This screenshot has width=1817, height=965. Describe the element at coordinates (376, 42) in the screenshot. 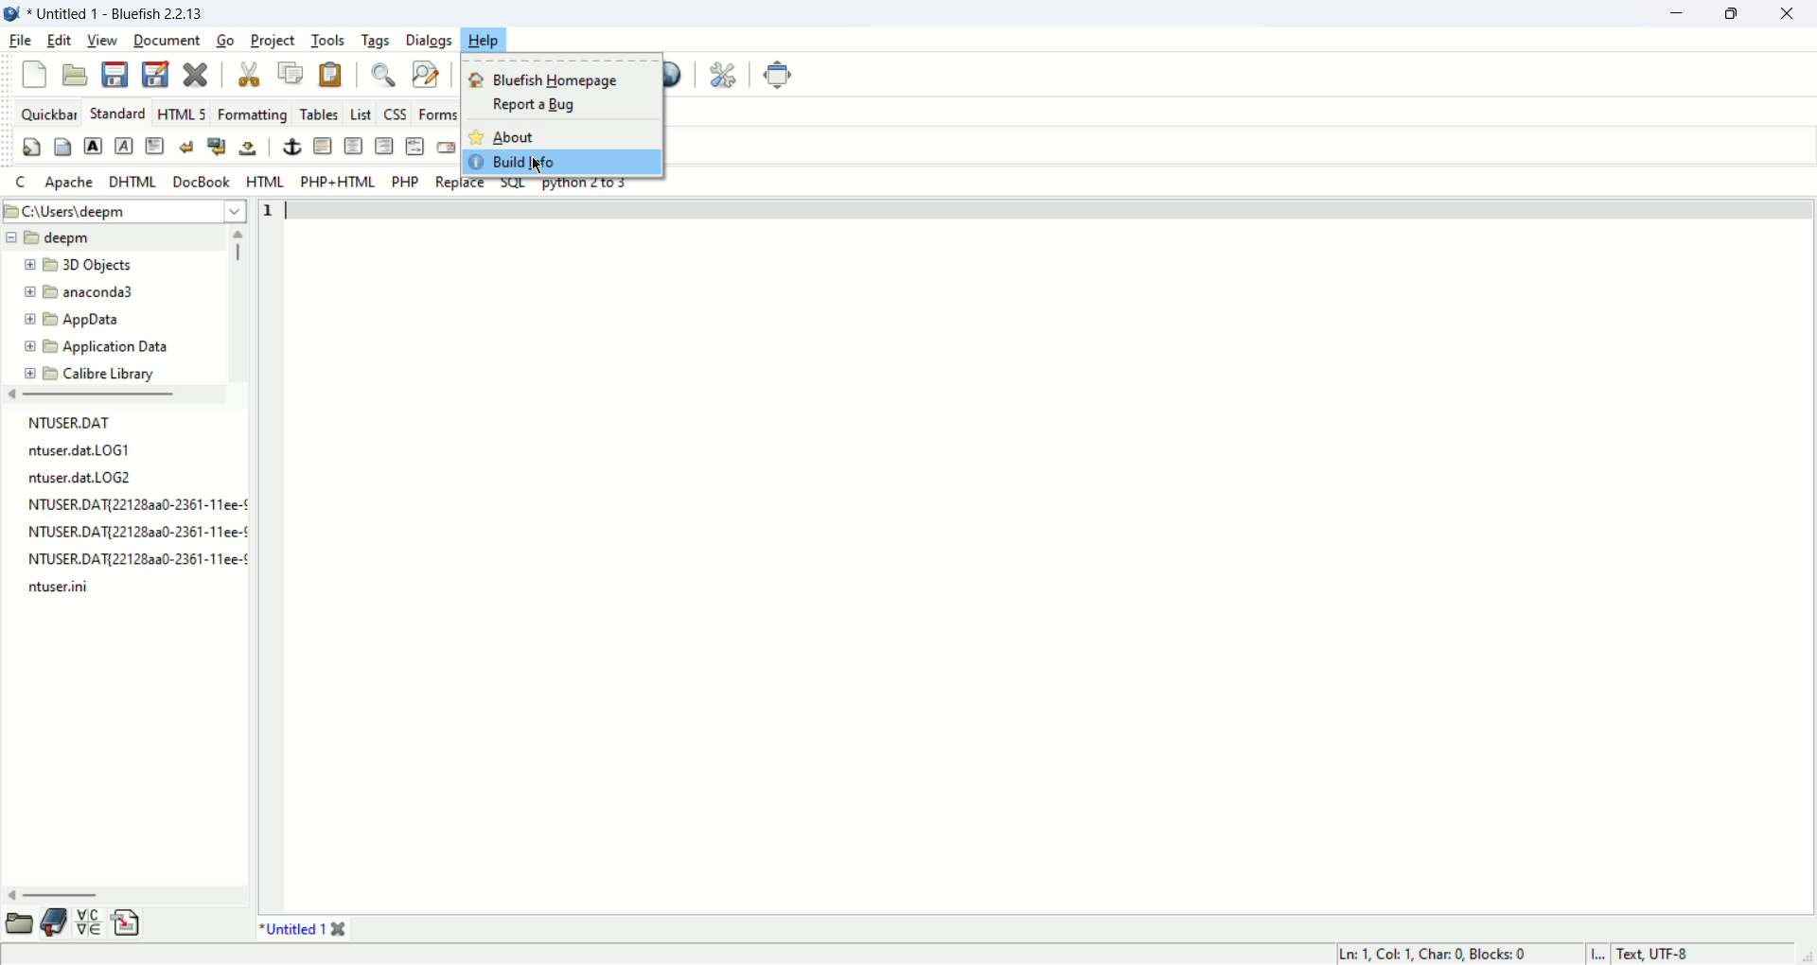

I see `tags` at that location.